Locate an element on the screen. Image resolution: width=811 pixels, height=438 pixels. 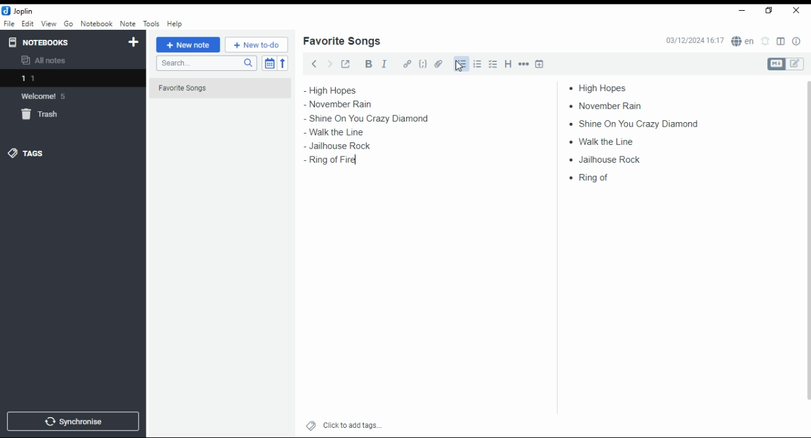
edit is located at coordinates (27, 23).